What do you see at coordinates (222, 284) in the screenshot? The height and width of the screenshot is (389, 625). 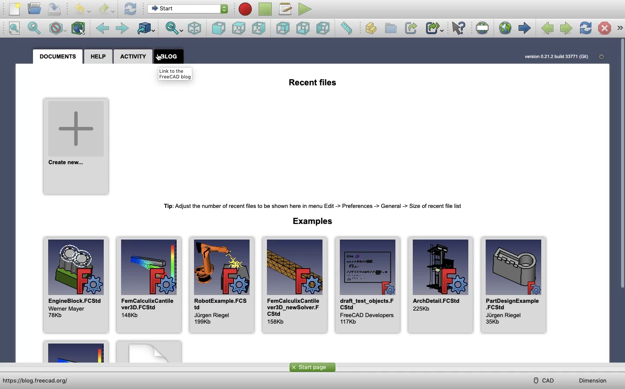 I see `RobotExample` at bounding box center [222, 284].